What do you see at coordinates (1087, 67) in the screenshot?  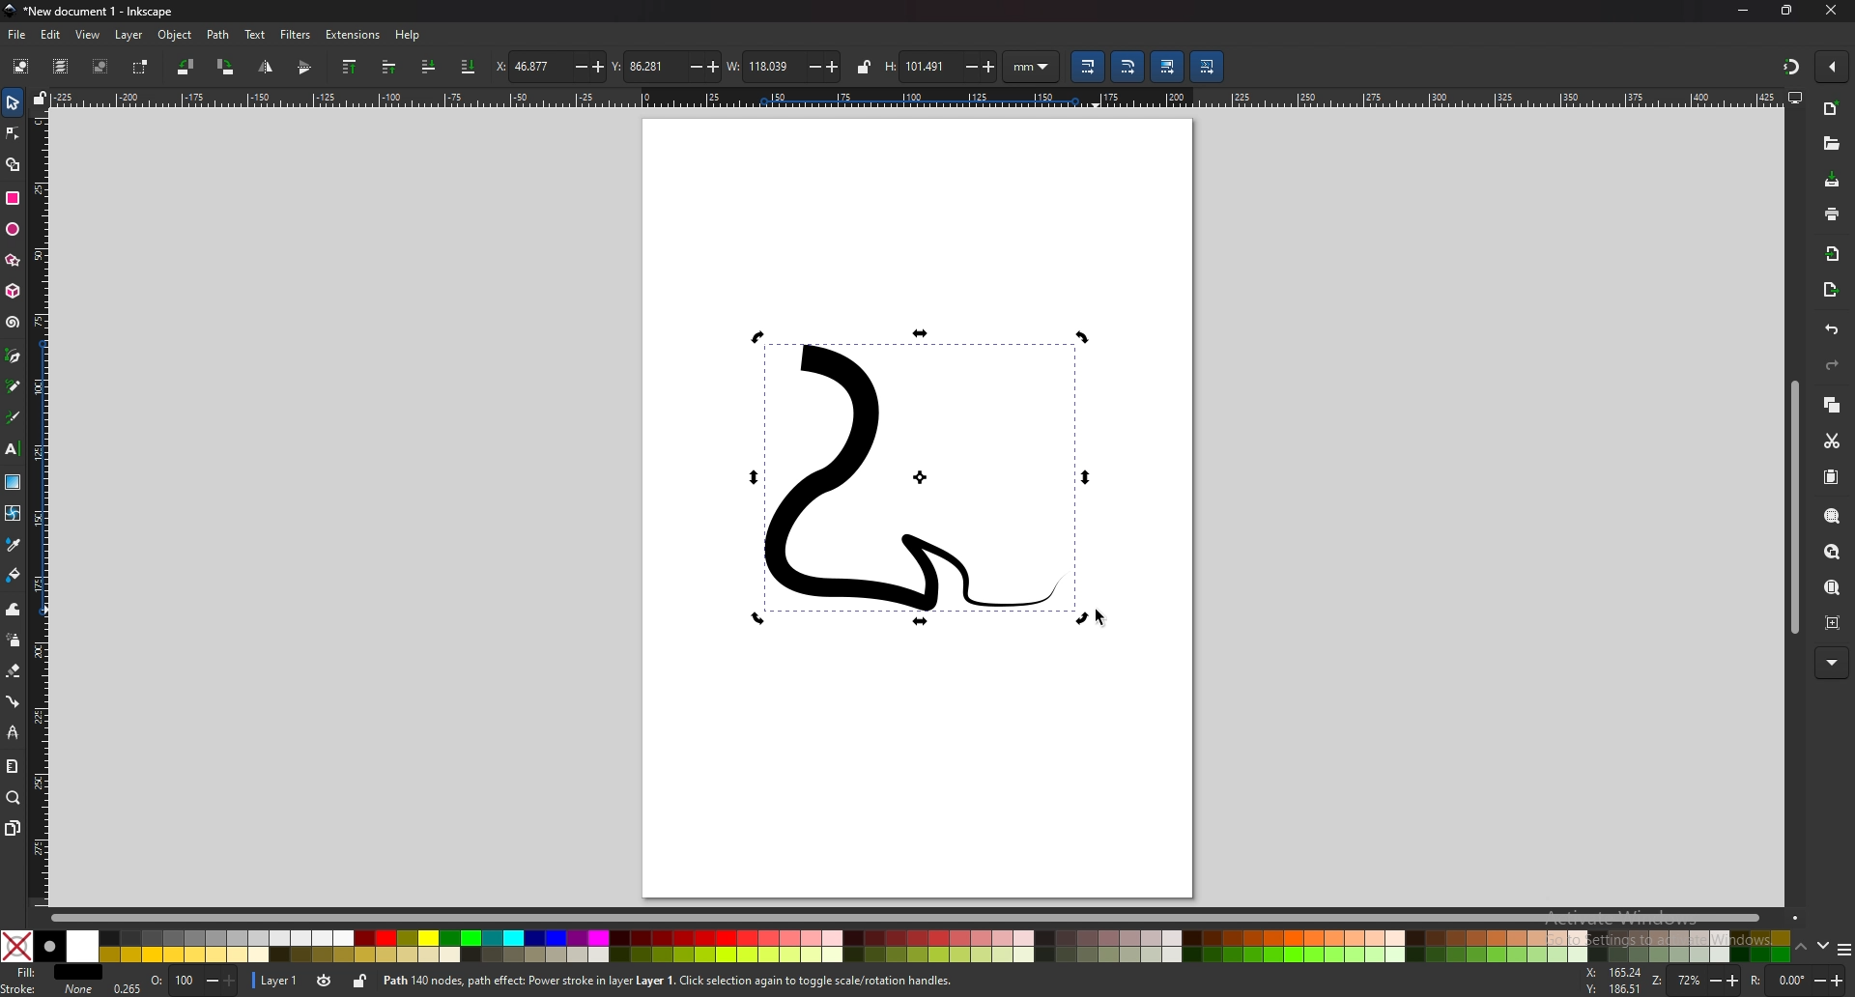 I see `scale stroke` at bounding box center [1087, 67].